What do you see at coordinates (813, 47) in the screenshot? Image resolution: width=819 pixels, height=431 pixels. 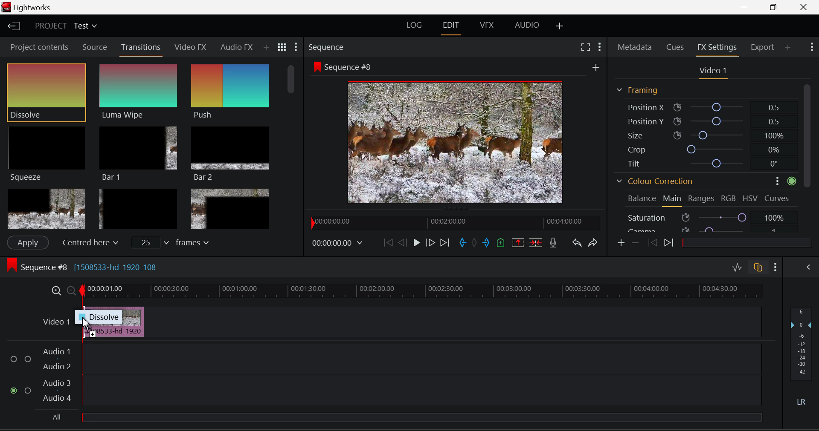 I see `Show Settings` at bounding box center [813, 47].